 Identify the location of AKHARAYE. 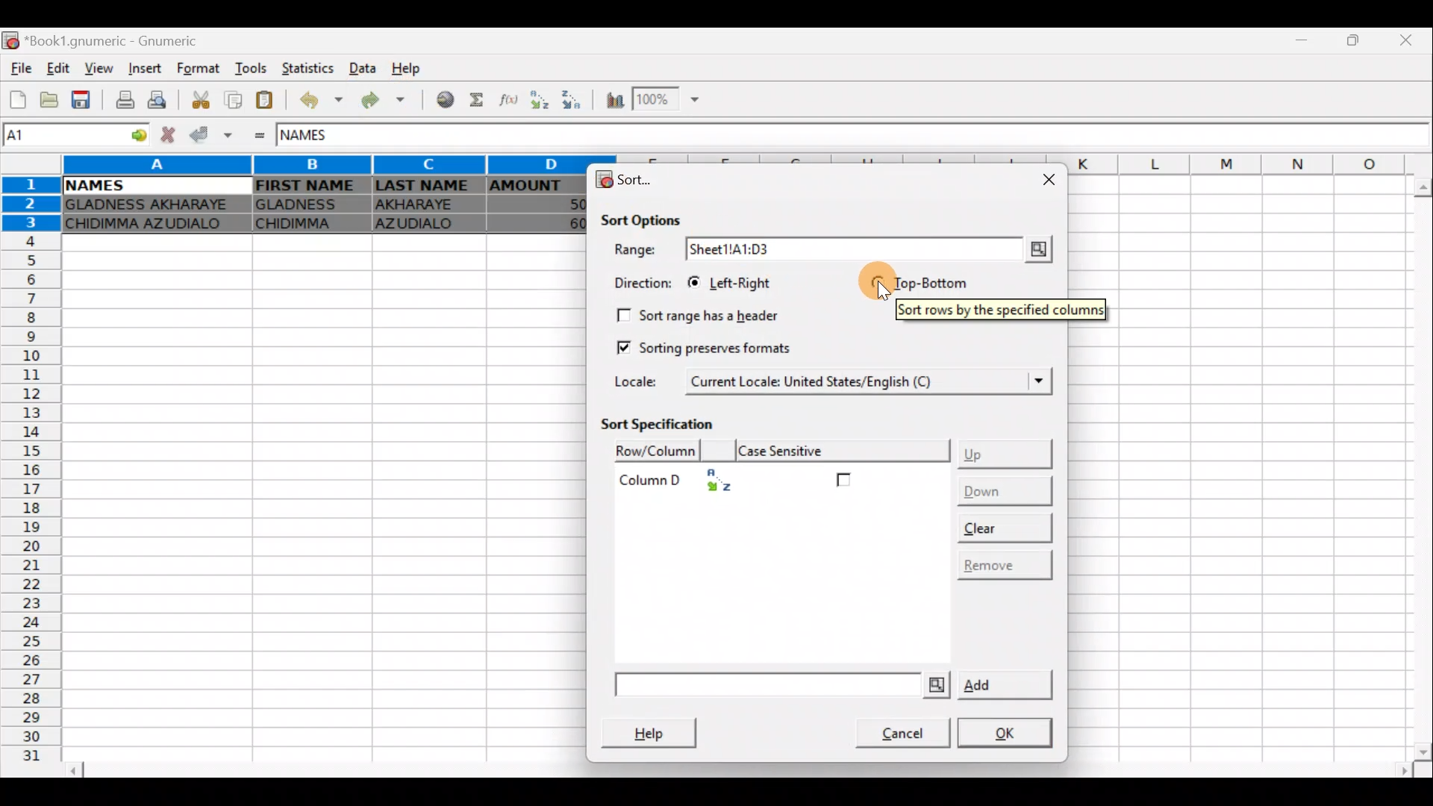
(427, 207).